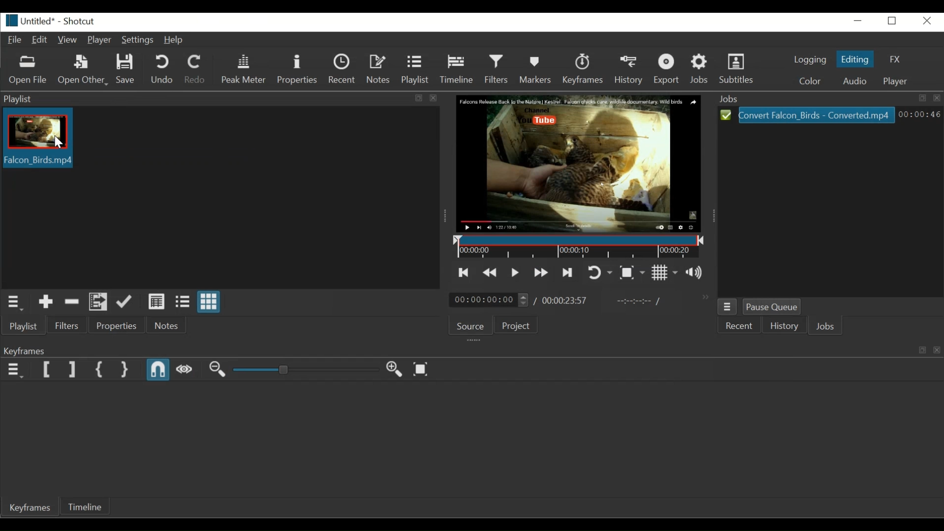  Describe the element at coordinates (827, 327) in the screenshot. I see `Jobs` at that location.